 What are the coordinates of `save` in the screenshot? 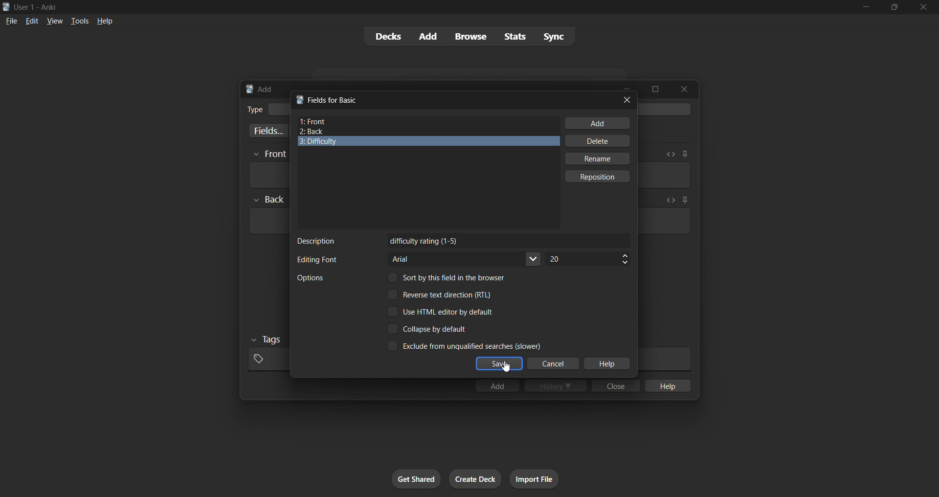 It's located at (499, 364).